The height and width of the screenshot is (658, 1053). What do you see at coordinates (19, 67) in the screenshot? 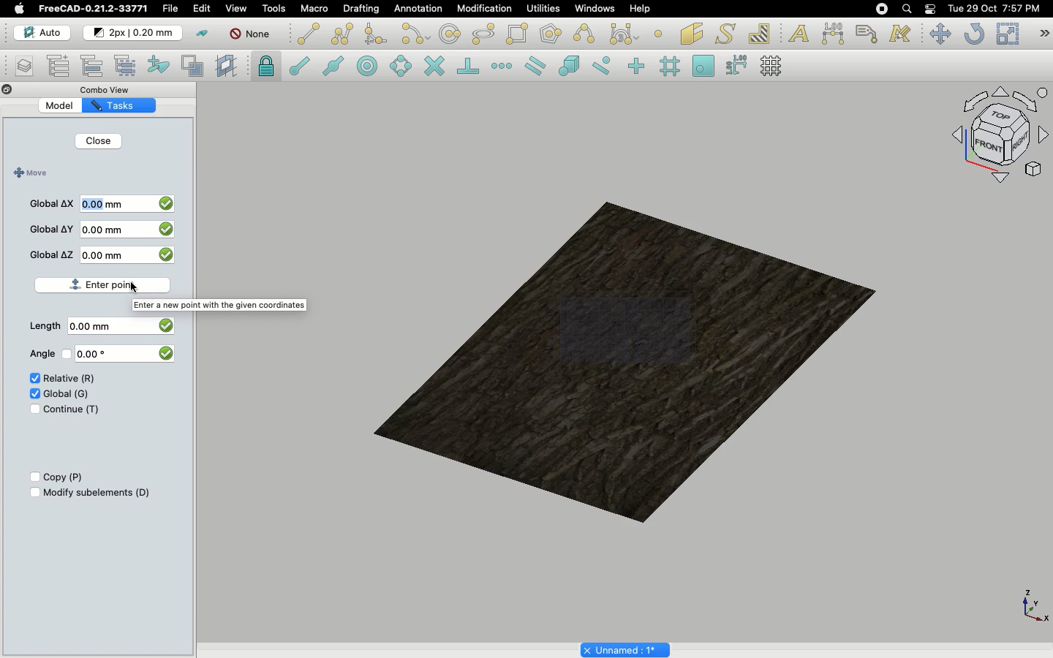
I see `Manage layers` at bounding box center [19, 67].